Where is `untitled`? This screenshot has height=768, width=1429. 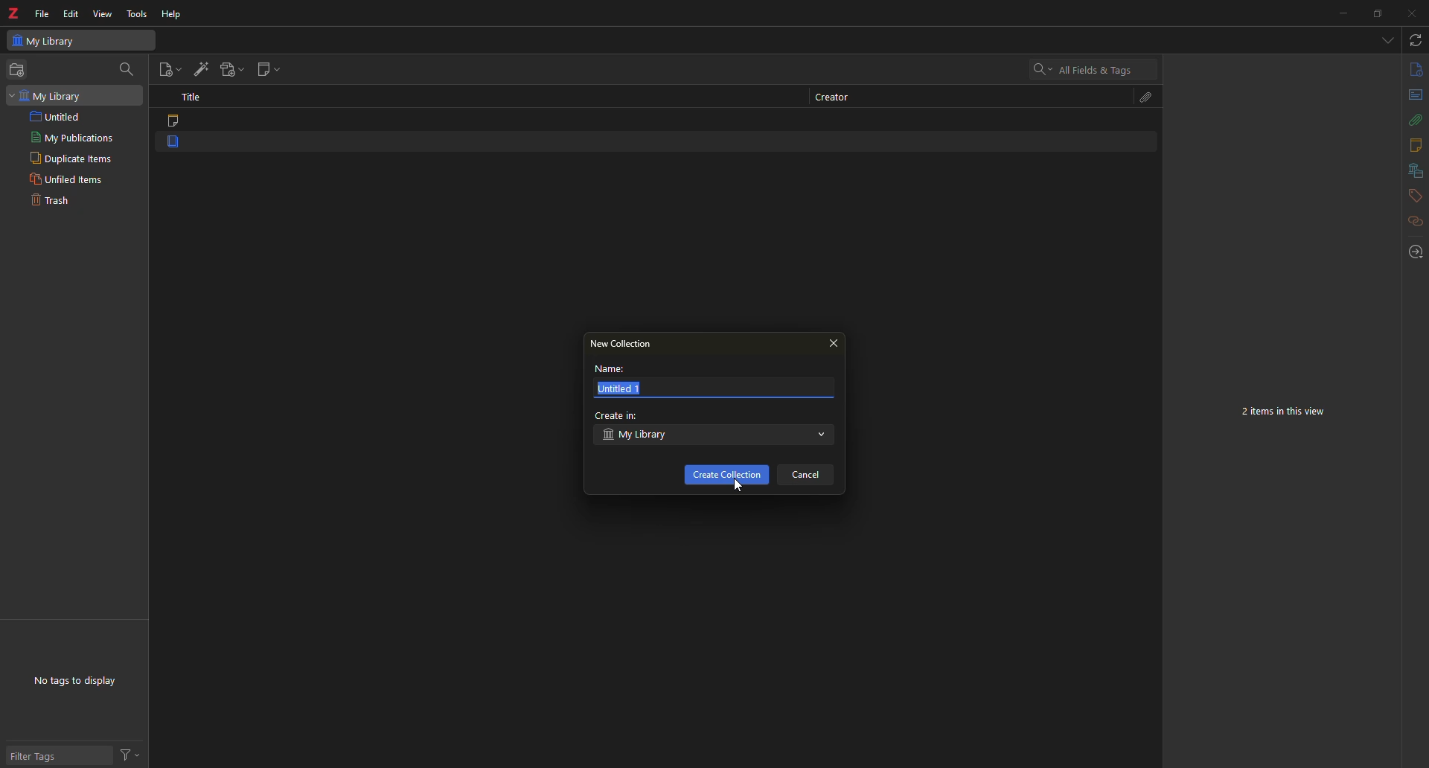
untitled is located at coordinates (58, 116).